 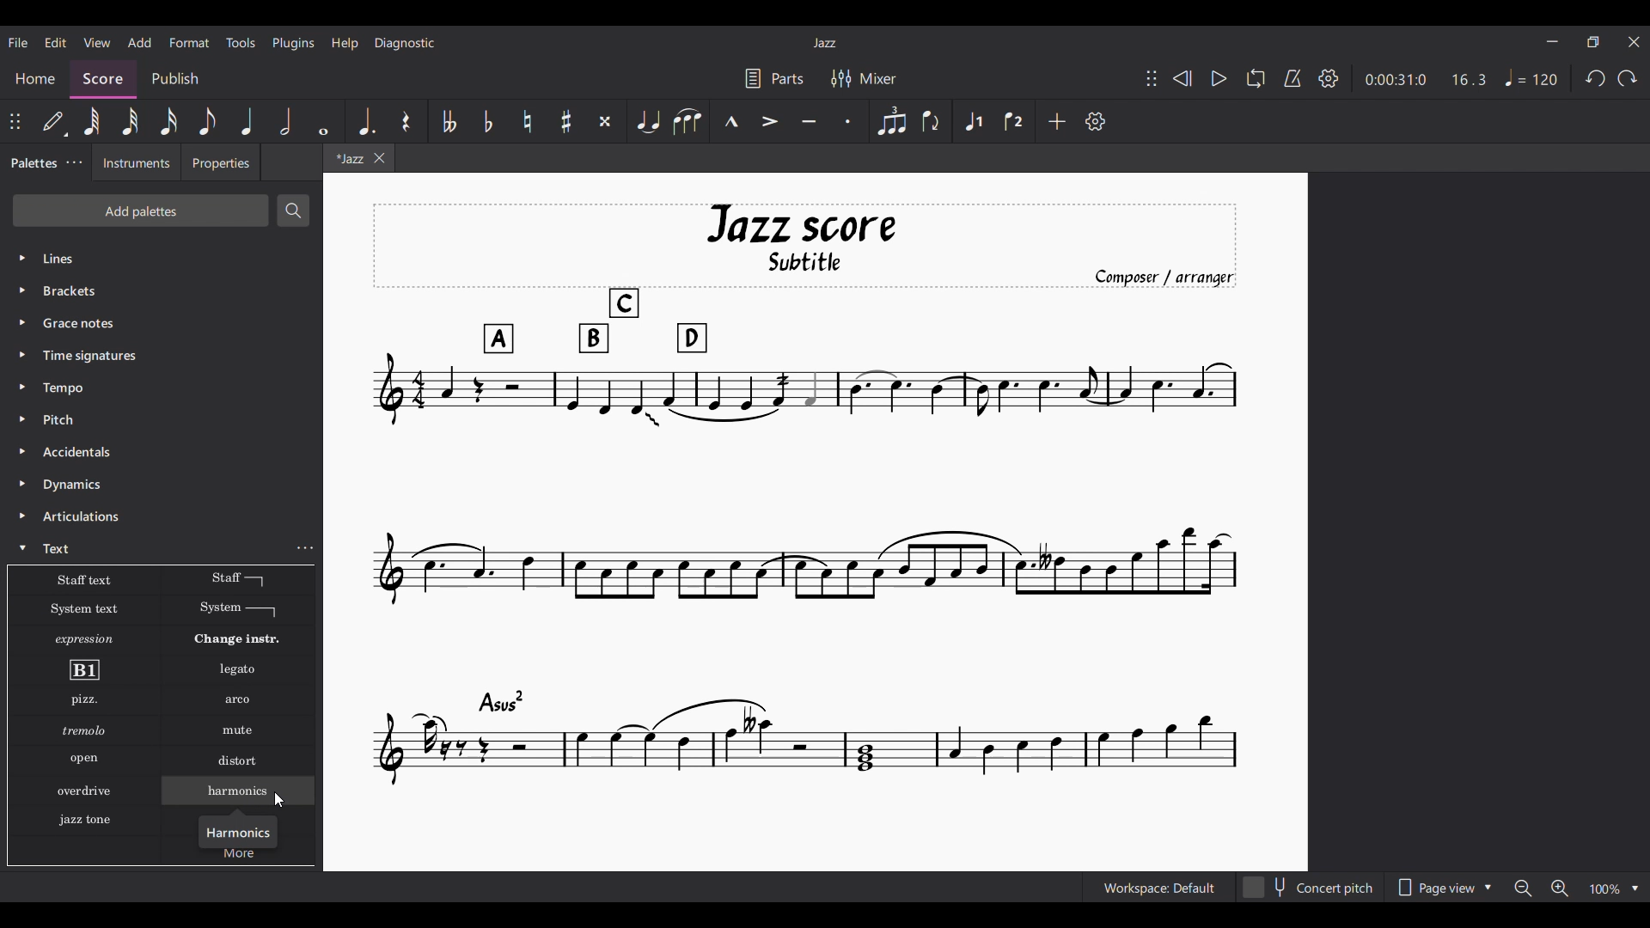 I want to click on Legato, so click(x=241, y=670).